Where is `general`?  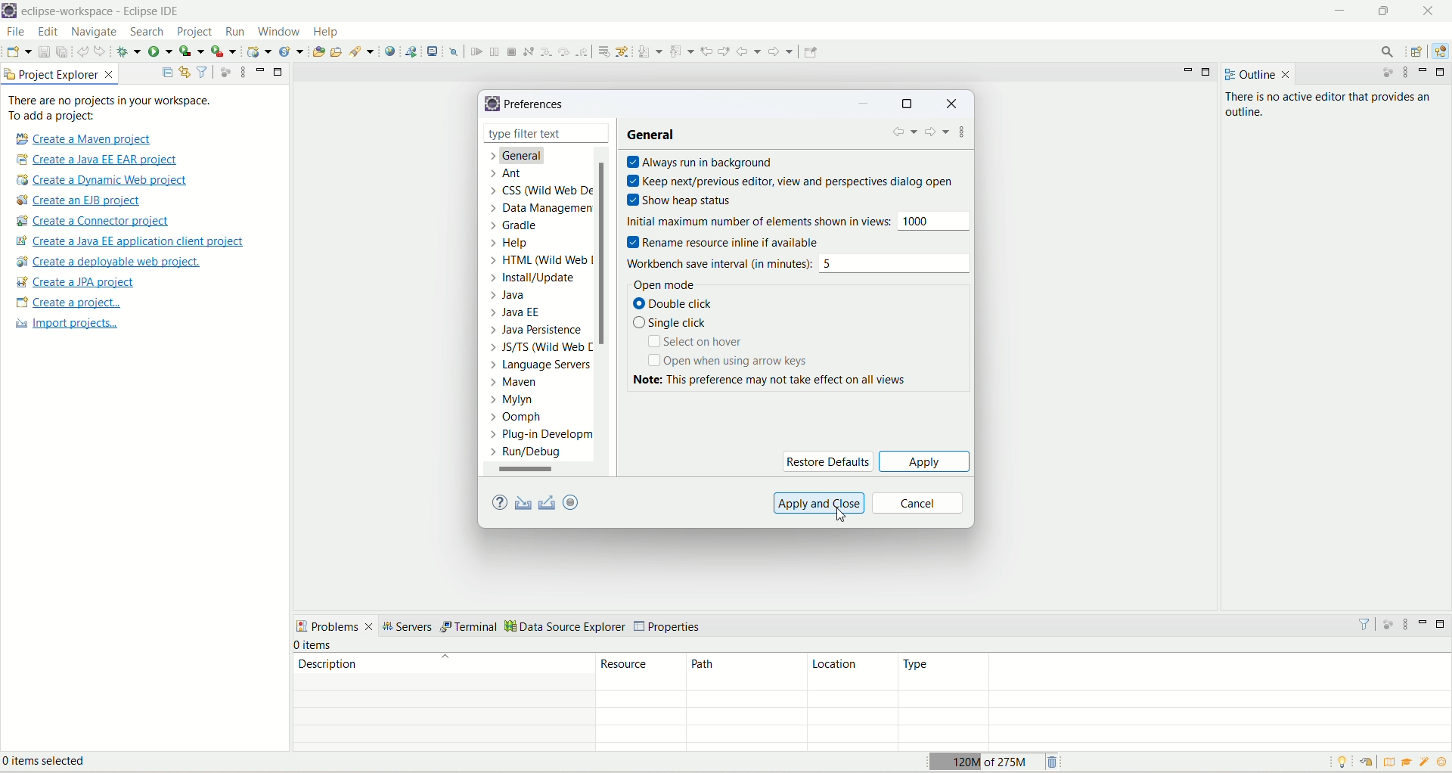 general is located at coordinates (525, 157).